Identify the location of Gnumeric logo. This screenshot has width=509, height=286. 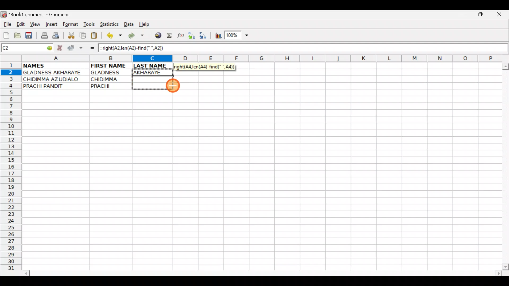
(4, 15).